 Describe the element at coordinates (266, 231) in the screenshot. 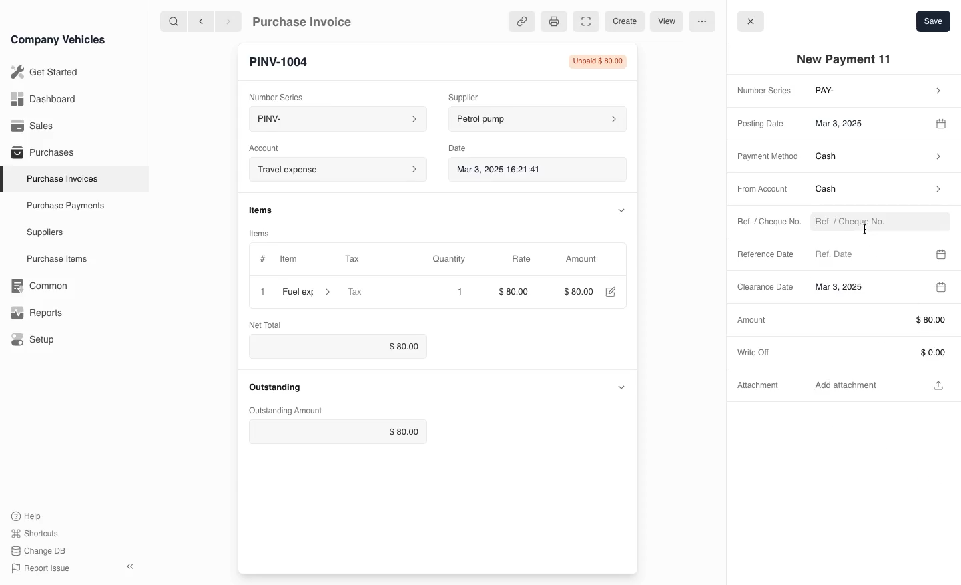

I see `items` at that location.